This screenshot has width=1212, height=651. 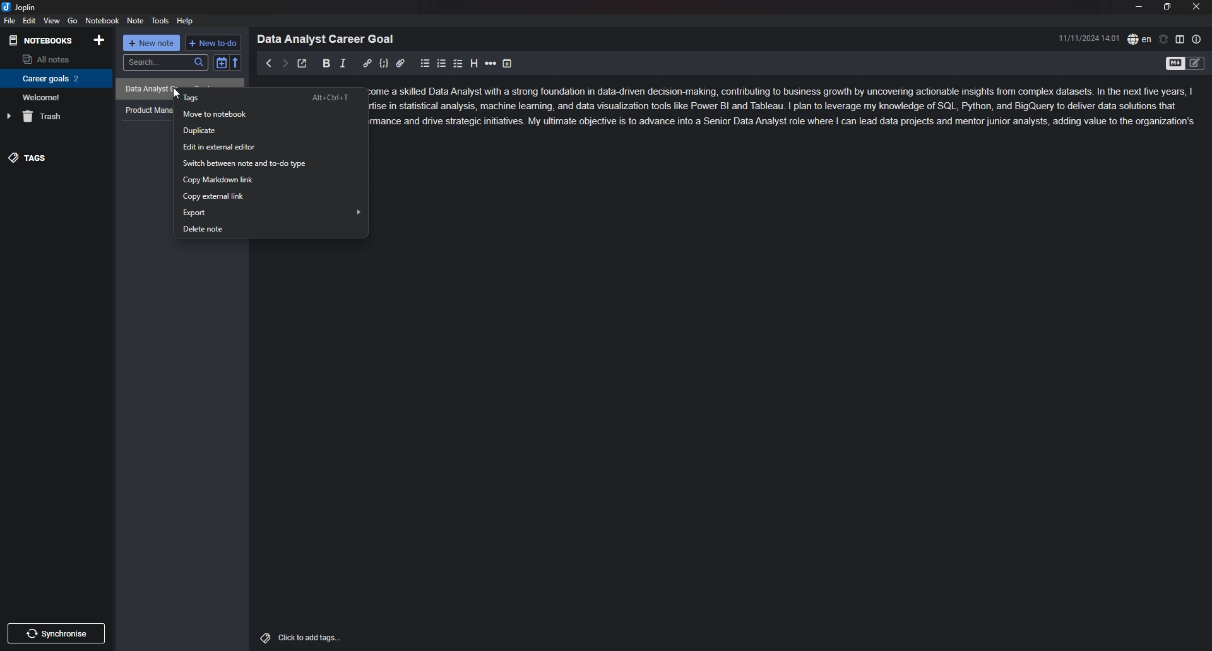 I want to click on switch between note and to-do type, so click(x=273, y=163).